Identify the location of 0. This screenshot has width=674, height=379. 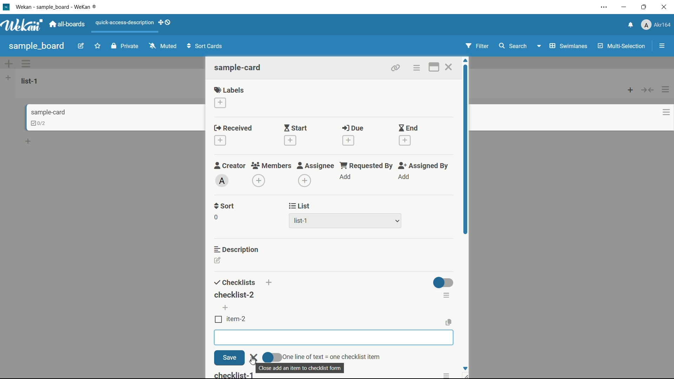
(216, 217).